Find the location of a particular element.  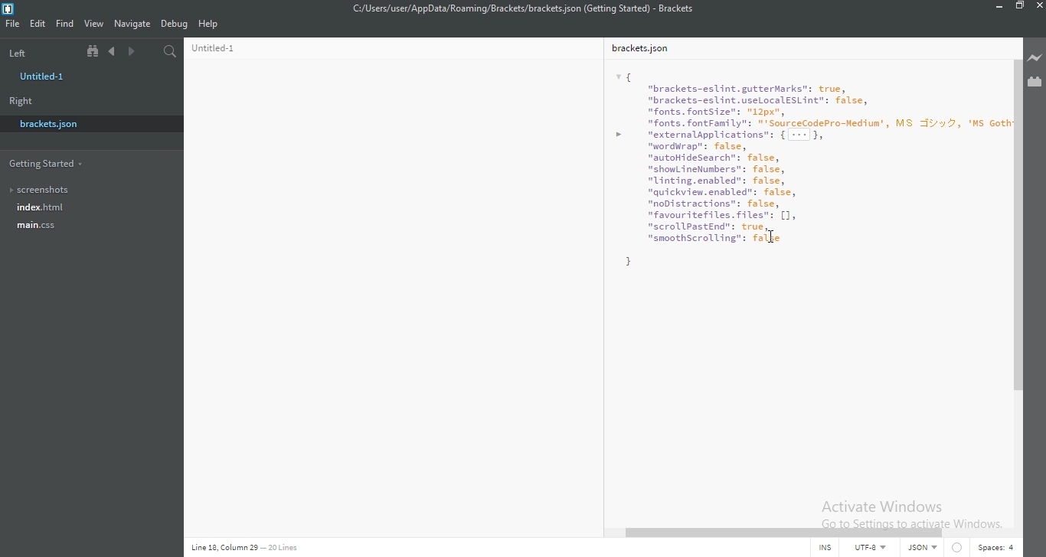

Show file tree is located at coordinates (94, 51).